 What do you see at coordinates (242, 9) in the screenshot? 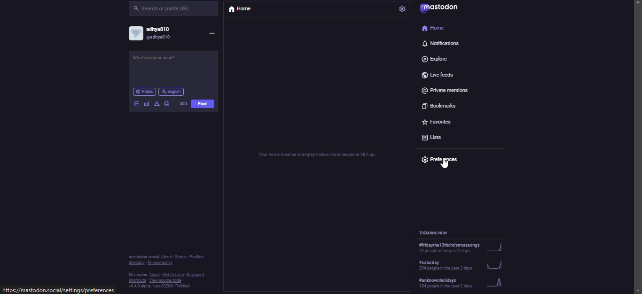
I see `home` at bounding box center [242, 9].